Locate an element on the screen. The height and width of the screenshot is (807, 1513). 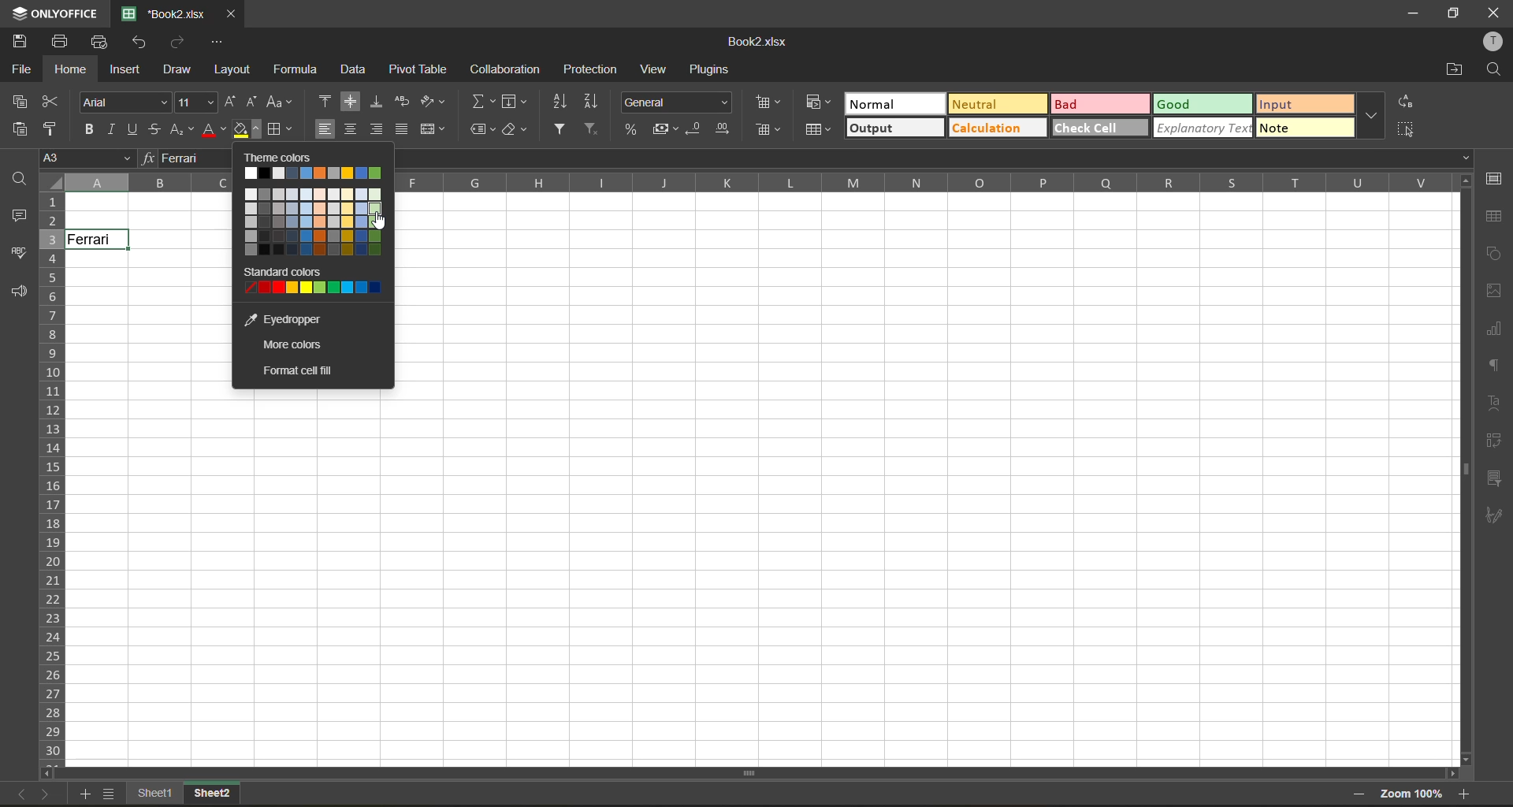
clear filter is located at coordinates (595, 130).